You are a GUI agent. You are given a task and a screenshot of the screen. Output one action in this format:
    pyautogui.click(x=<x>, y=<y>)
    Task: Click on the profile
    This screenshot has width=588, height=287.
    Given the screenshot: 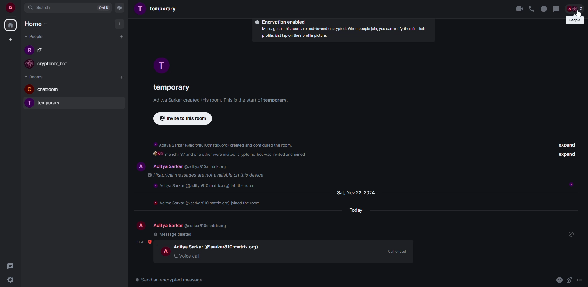 What is the action you would take?
    pyautogui.click(x=140, y=166)
    